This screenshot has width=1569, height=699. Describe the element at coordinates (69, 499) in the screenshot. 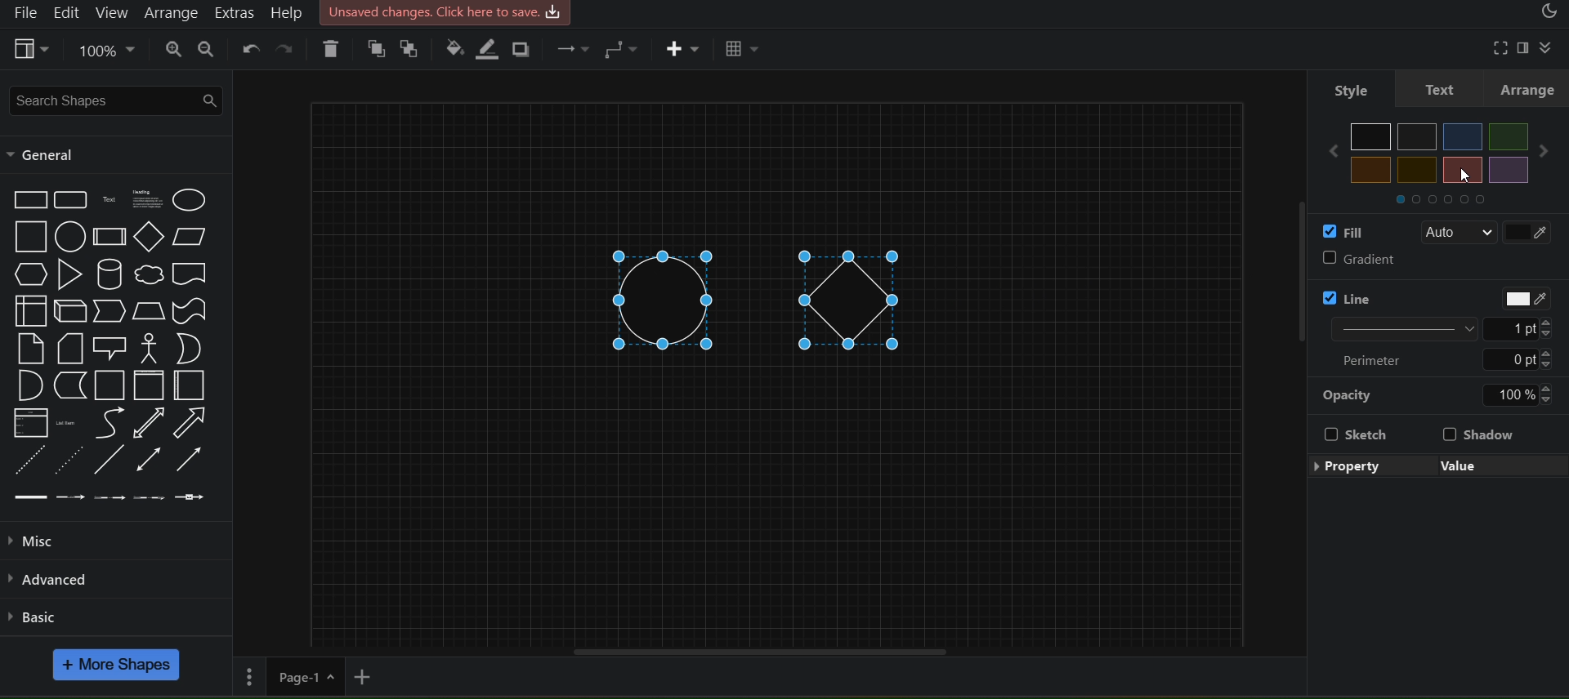

I see `Connector with label` at that location.